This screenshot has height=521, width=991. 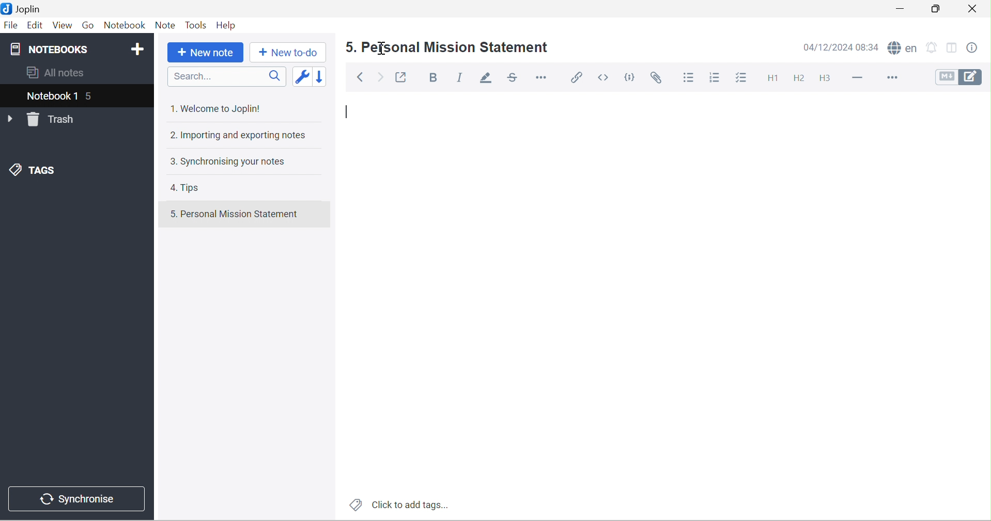 I want to click on 4. Tips, so click(x=184, y=188).